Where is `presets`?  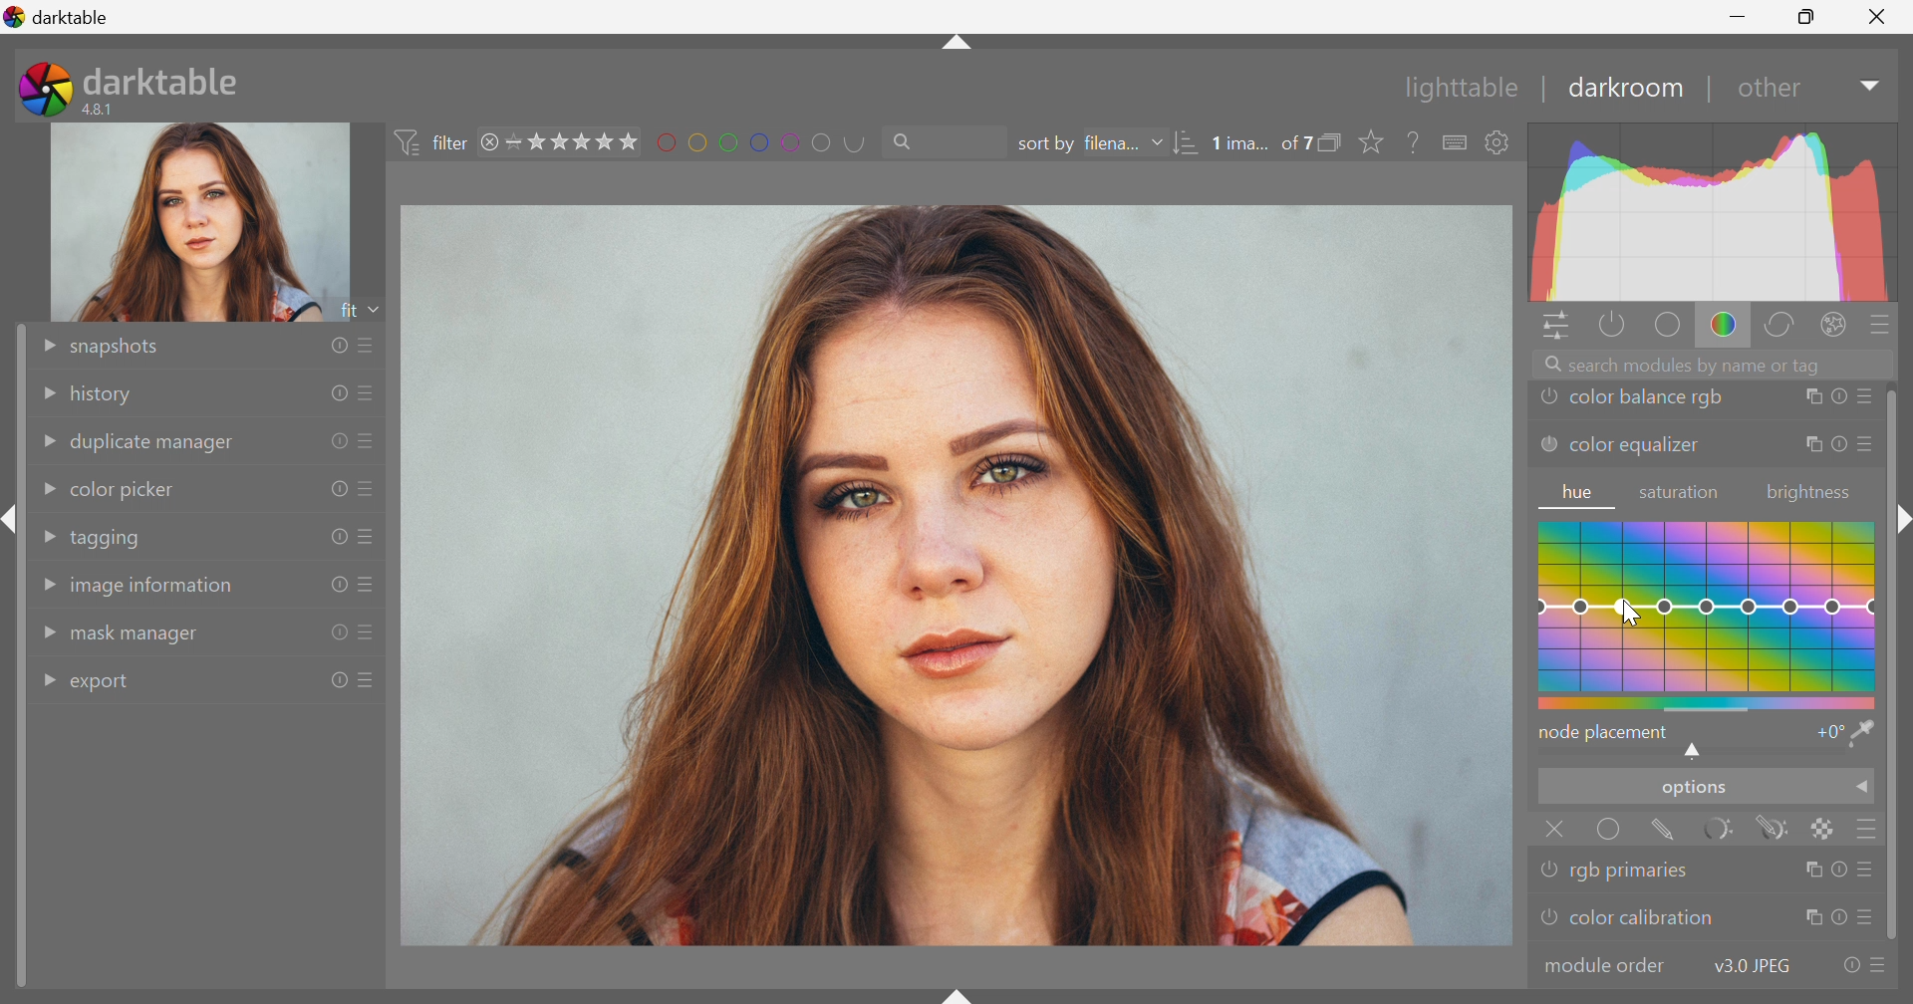 presets is located at coordinates (369, 440).